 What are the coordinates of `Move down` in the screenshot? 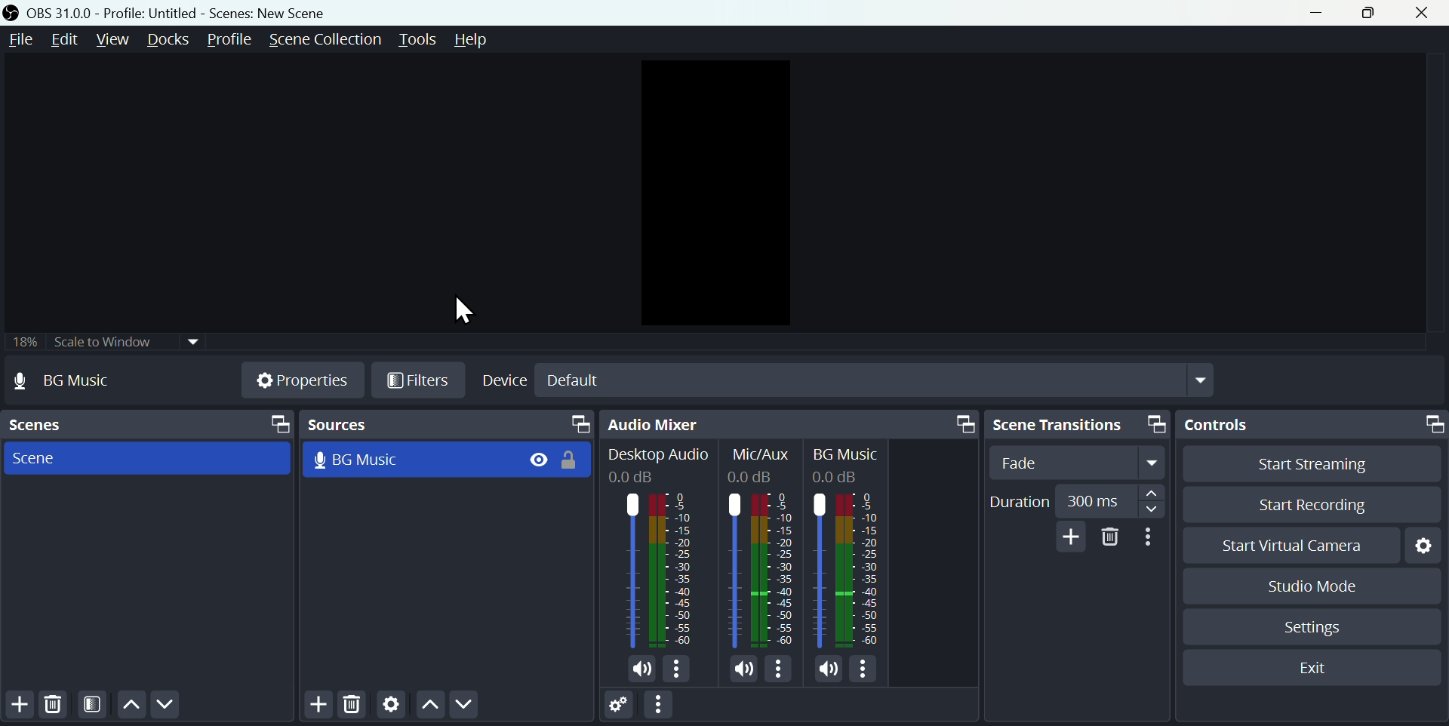 It's located at (466, 706).